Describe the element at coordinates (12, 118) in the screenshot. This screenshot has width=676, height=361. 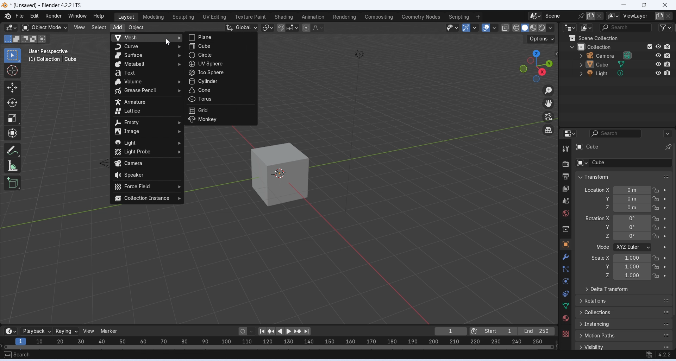
I see `Scale` at that location.